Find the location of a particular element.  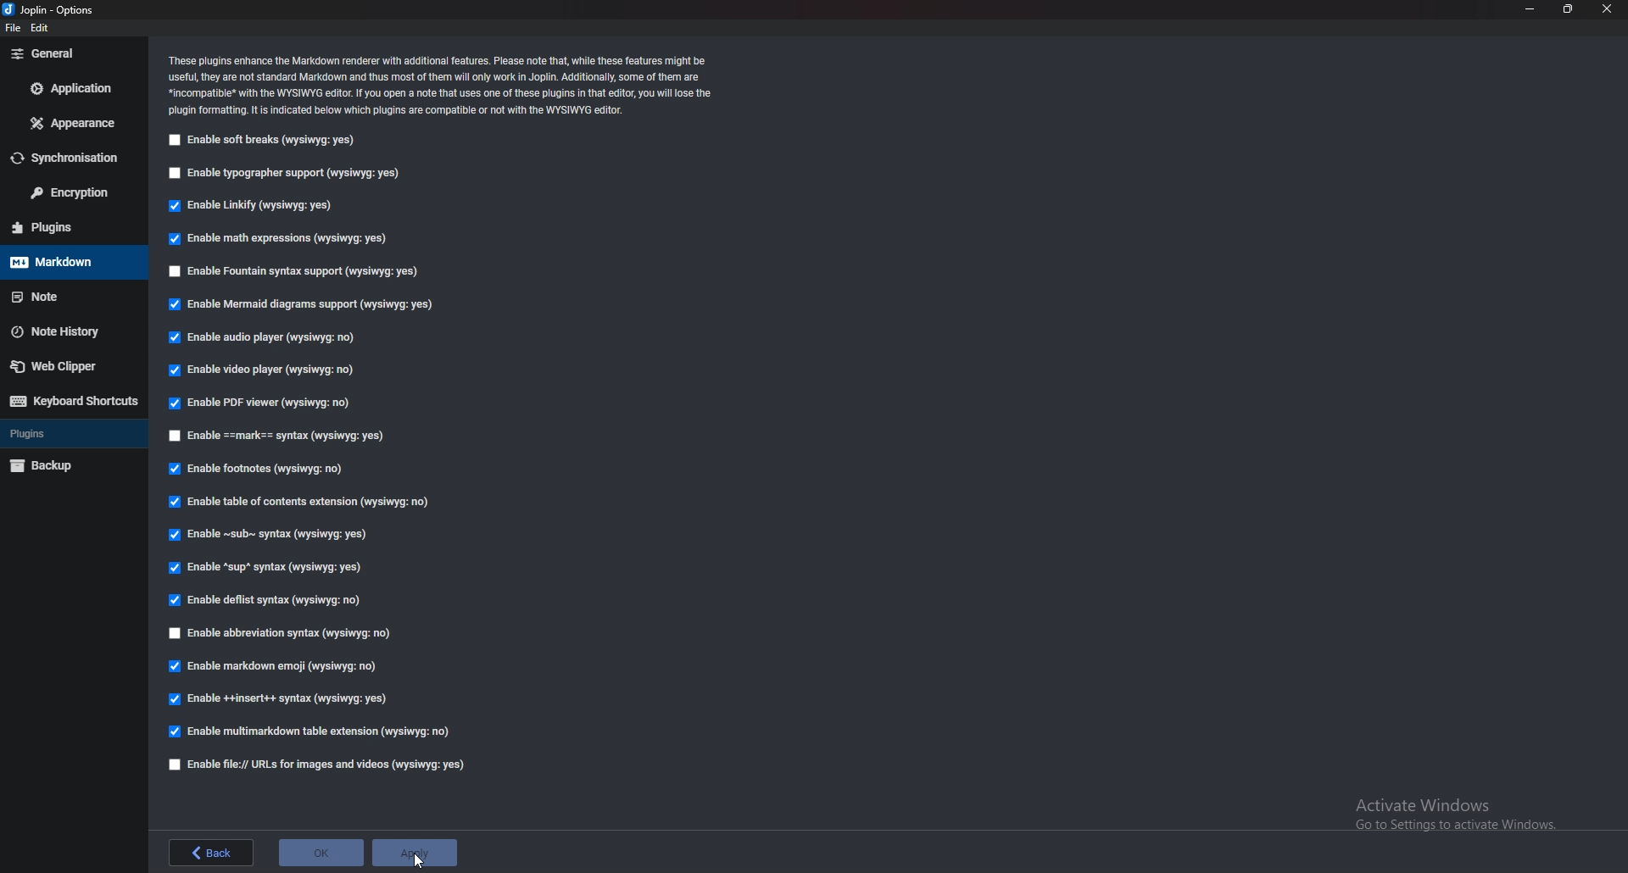

enable file urls for images and videos is located at coordinates (318, 765).